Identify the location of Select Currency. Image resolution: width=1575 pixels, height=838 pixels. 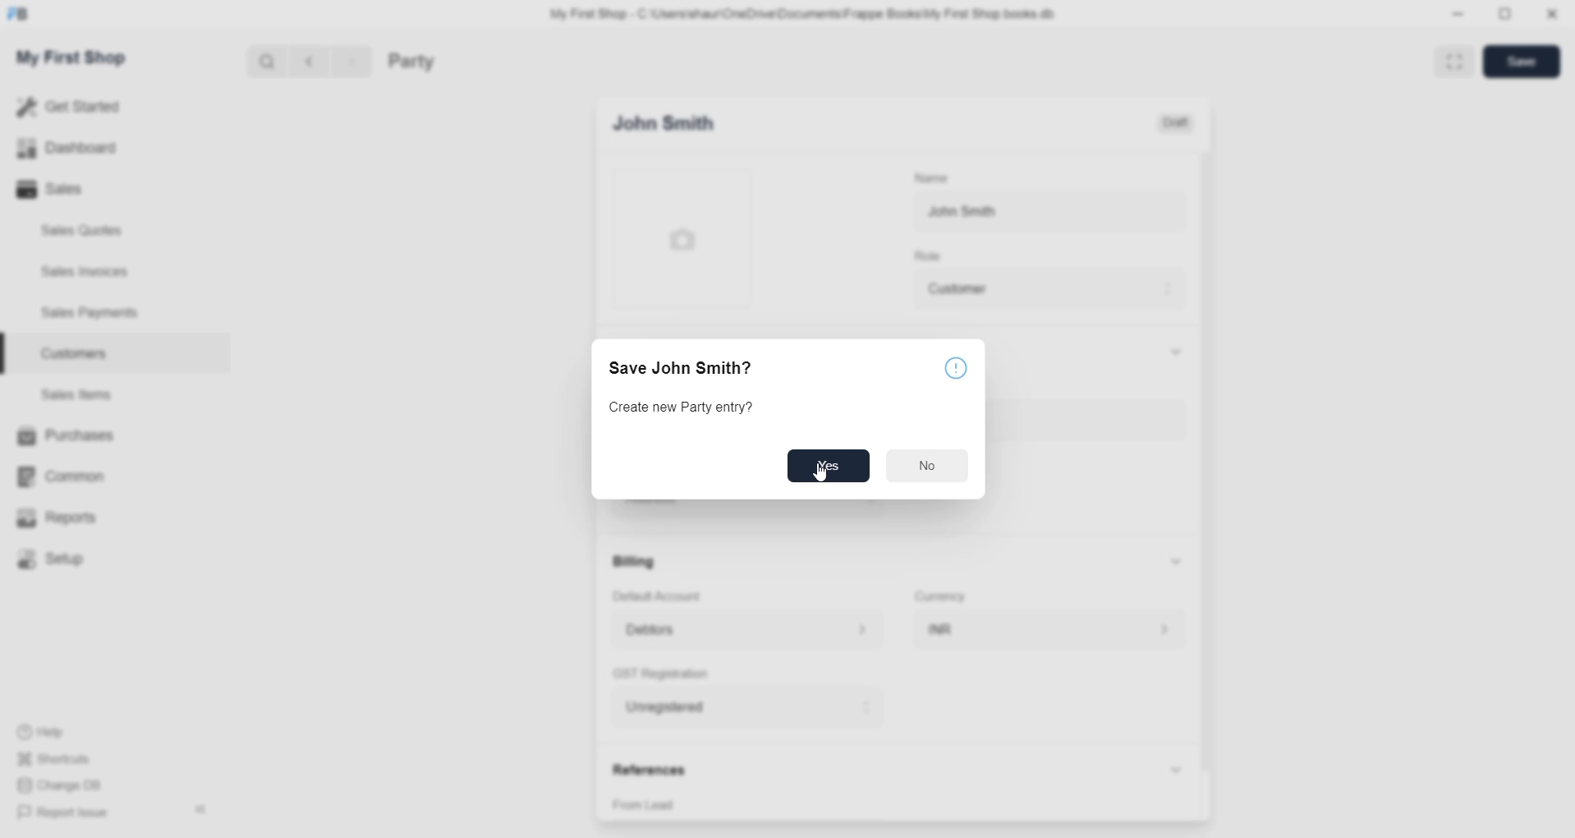
(1027, 626).